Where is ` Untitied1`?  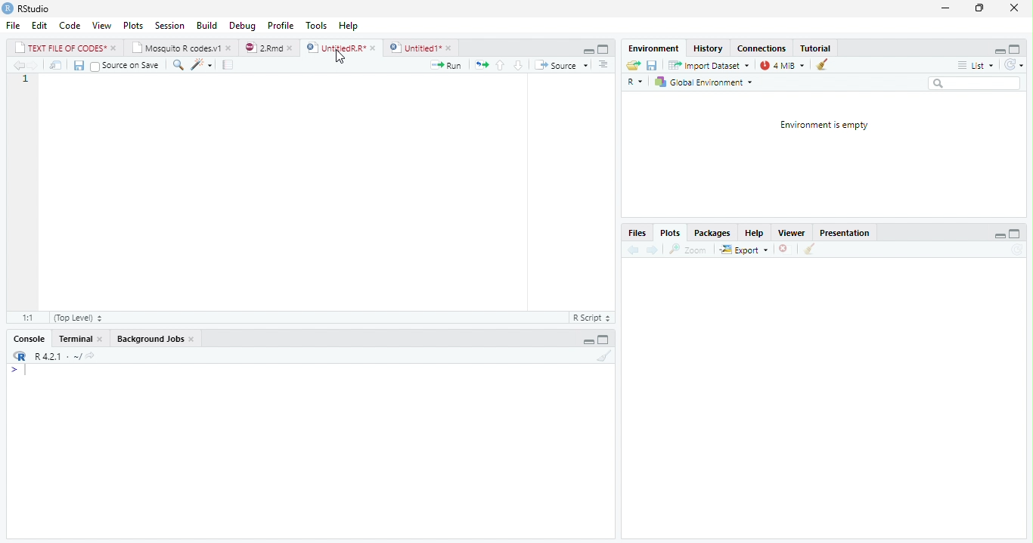
 Untitied1 is located at coordinates (421, 48).